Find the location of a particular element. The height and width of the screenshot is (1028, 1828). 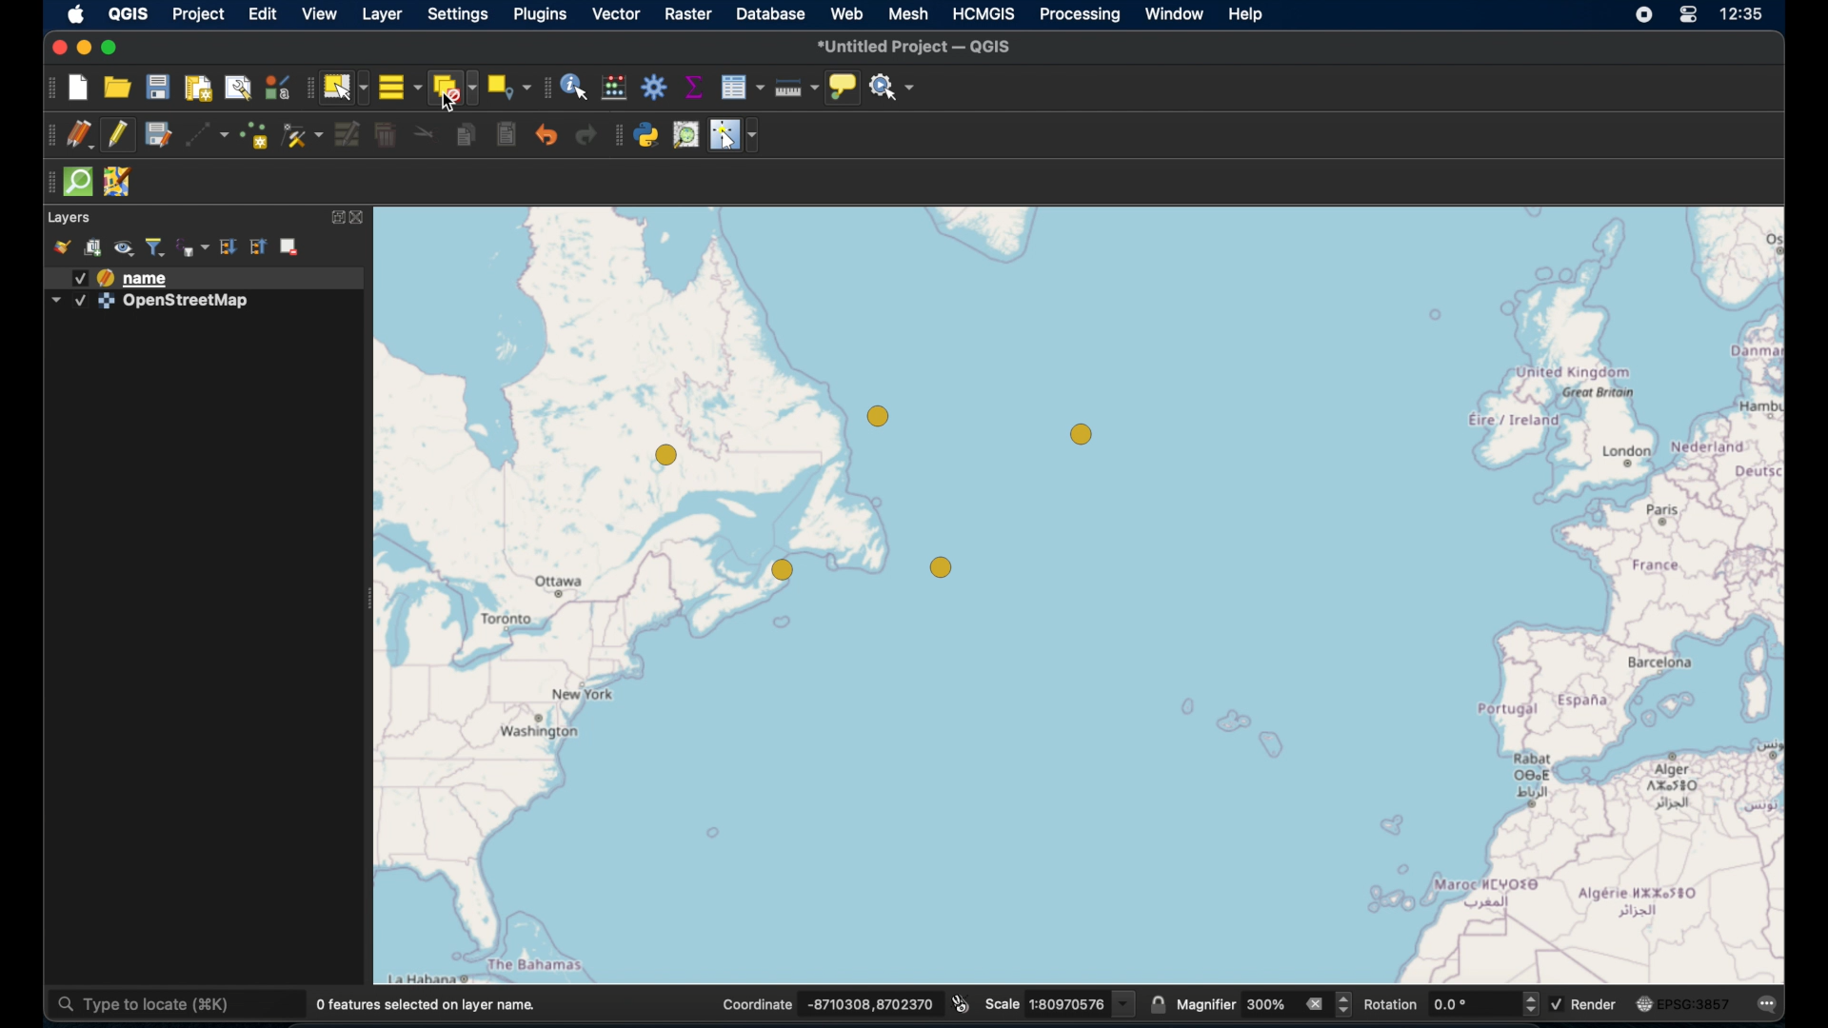

Scale value is located at coordinates (1083, 1005).